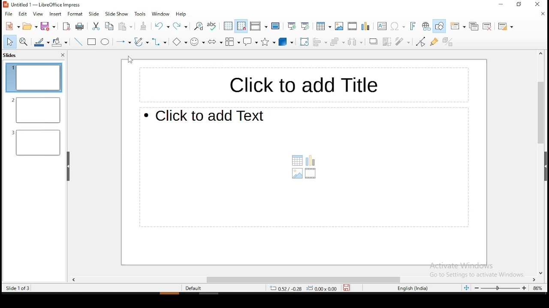  I want to click on callout shape, so click(251, 42).